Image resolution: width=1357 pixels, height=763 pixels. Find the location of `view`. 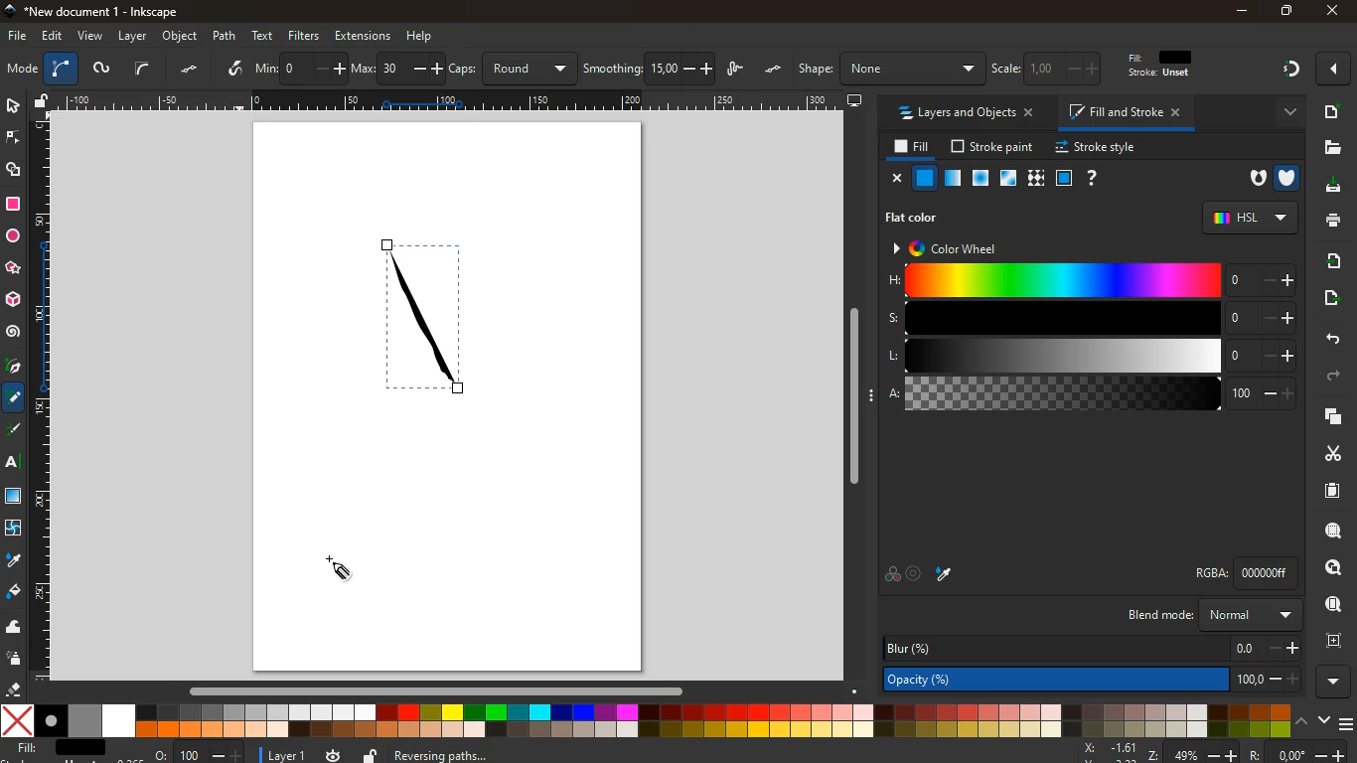

view is located at coordinates (91, 37).